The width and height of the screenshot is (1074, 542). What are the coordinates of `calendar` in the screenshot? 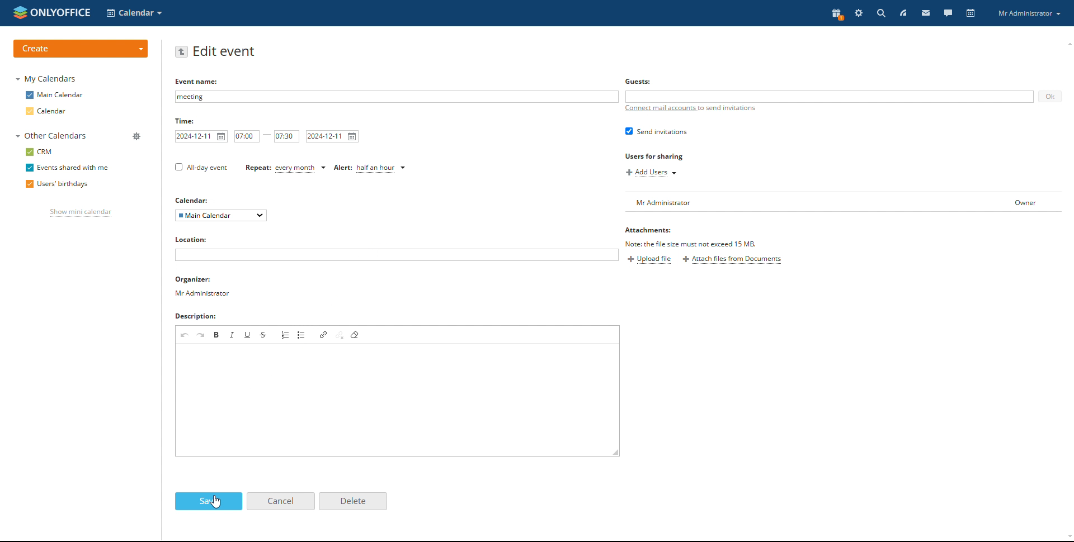 It's located at (969, 13).